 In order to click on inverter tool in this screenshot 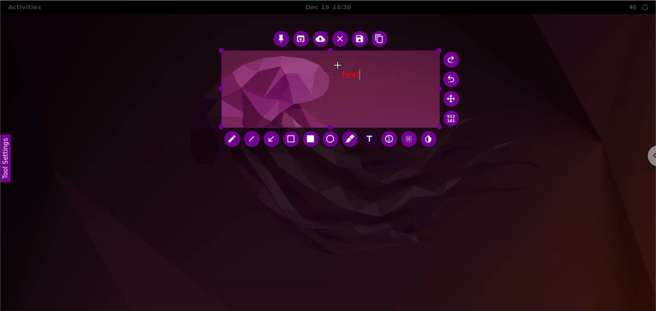, I will do `click(430, 138)`.